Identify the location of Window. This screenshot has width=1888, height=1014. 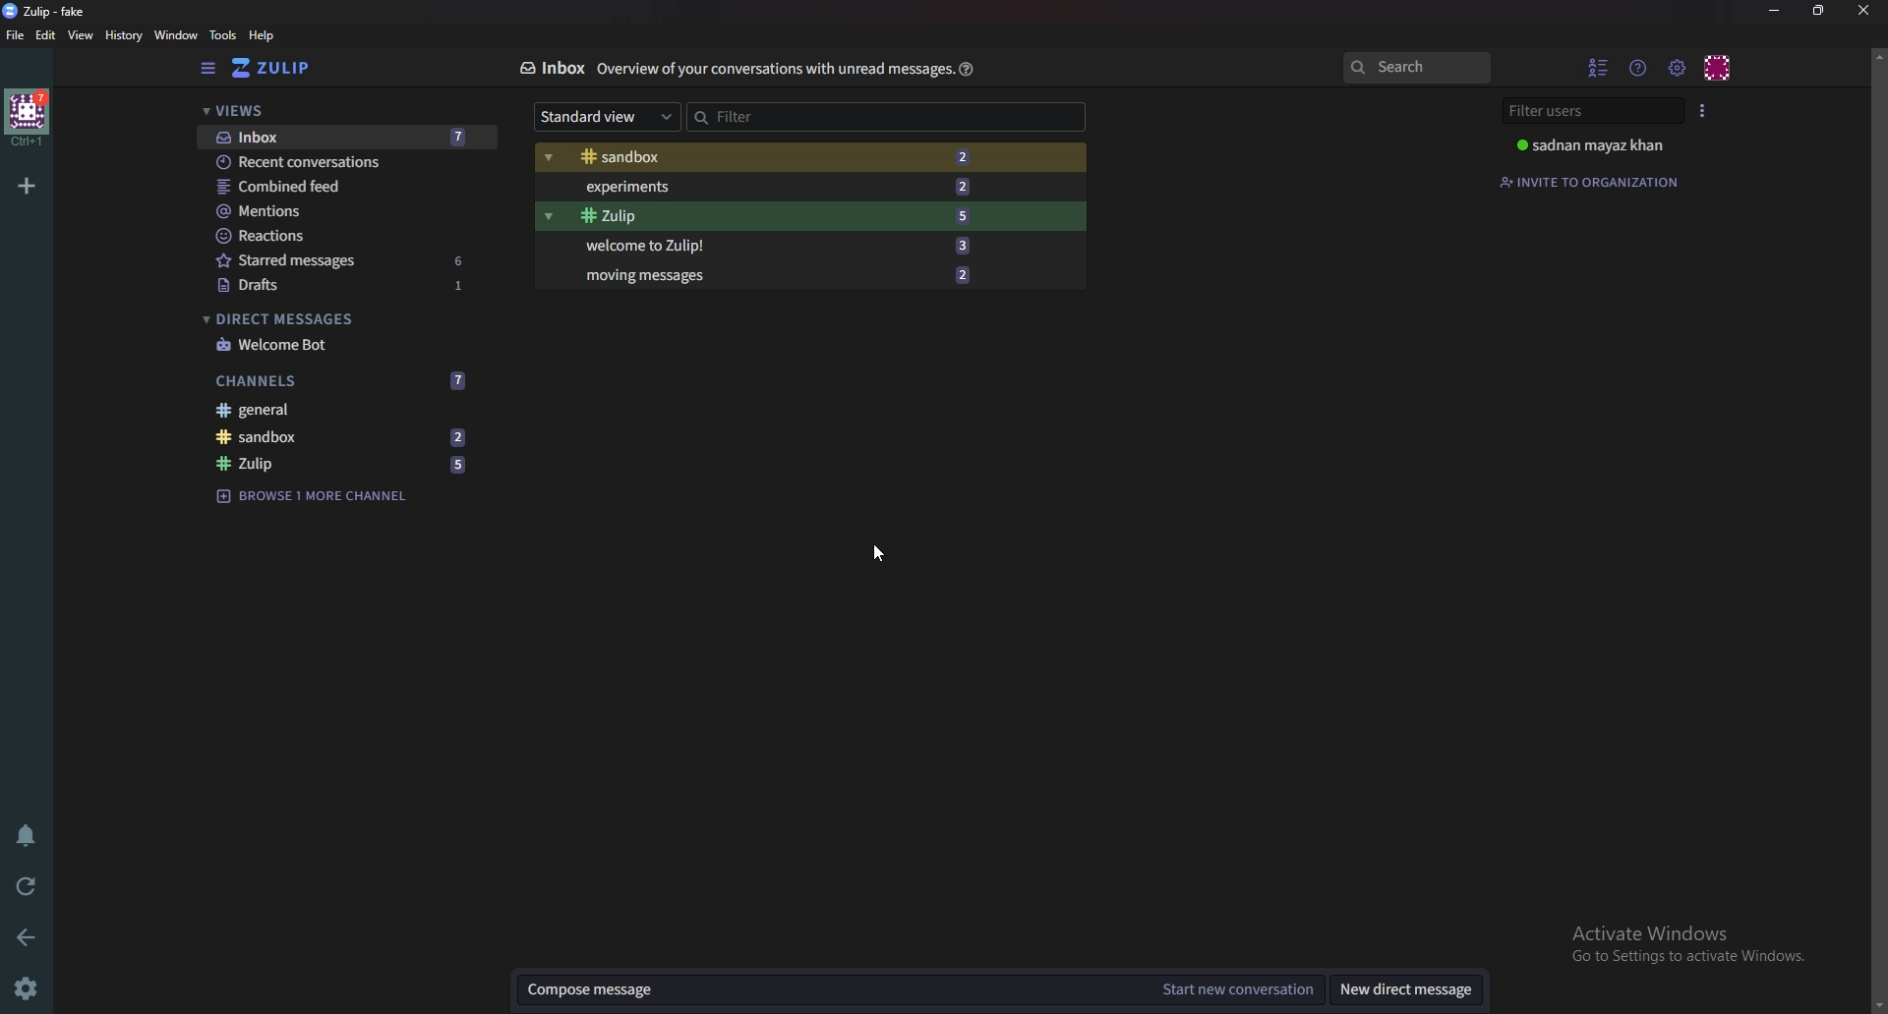
(178, 34).